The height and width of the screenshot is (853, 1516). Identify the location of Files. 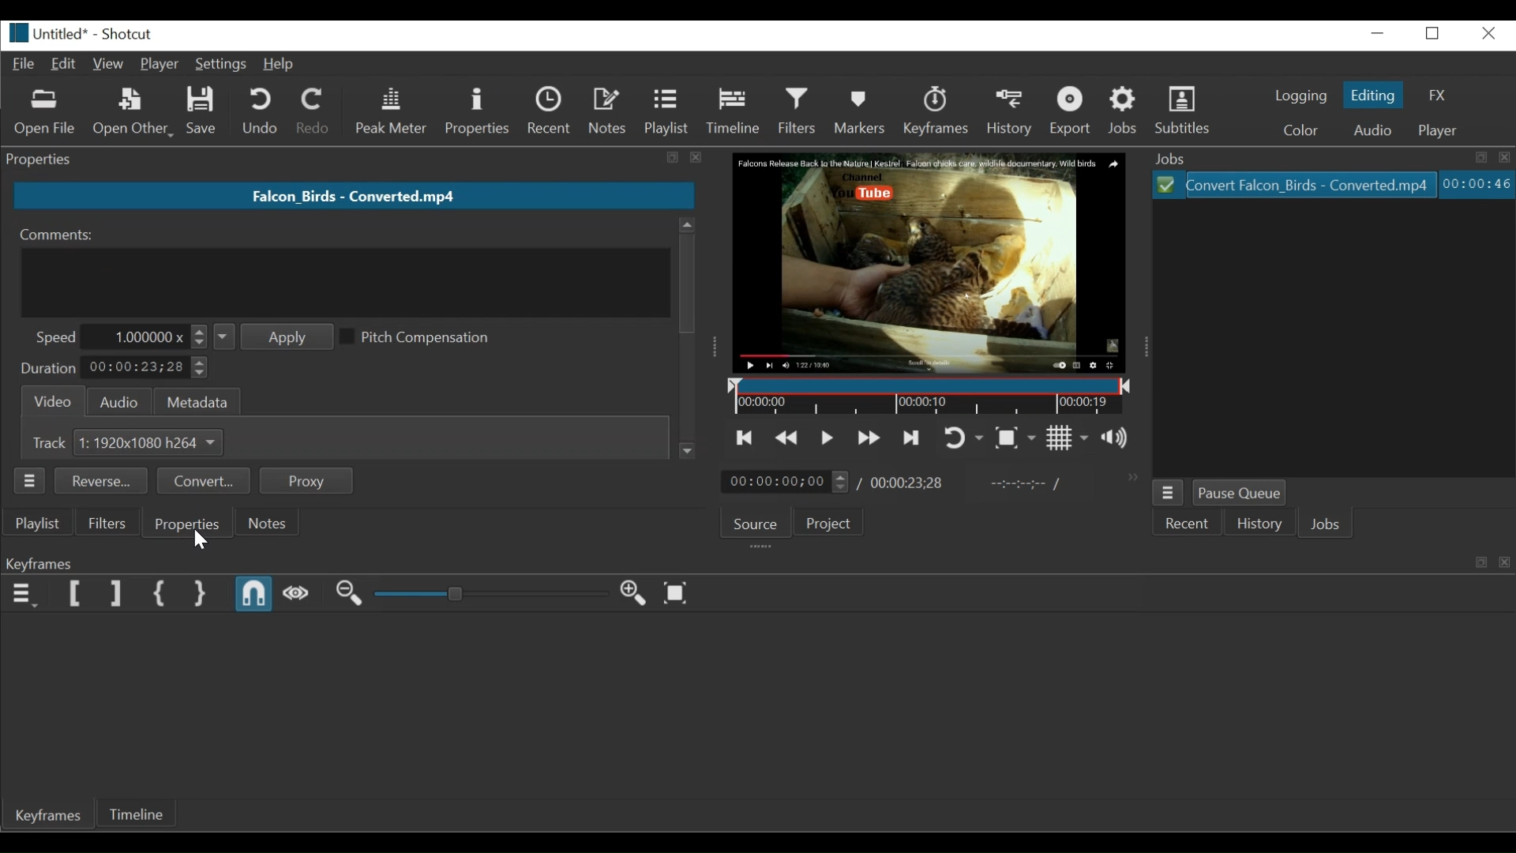
(1292, 186).